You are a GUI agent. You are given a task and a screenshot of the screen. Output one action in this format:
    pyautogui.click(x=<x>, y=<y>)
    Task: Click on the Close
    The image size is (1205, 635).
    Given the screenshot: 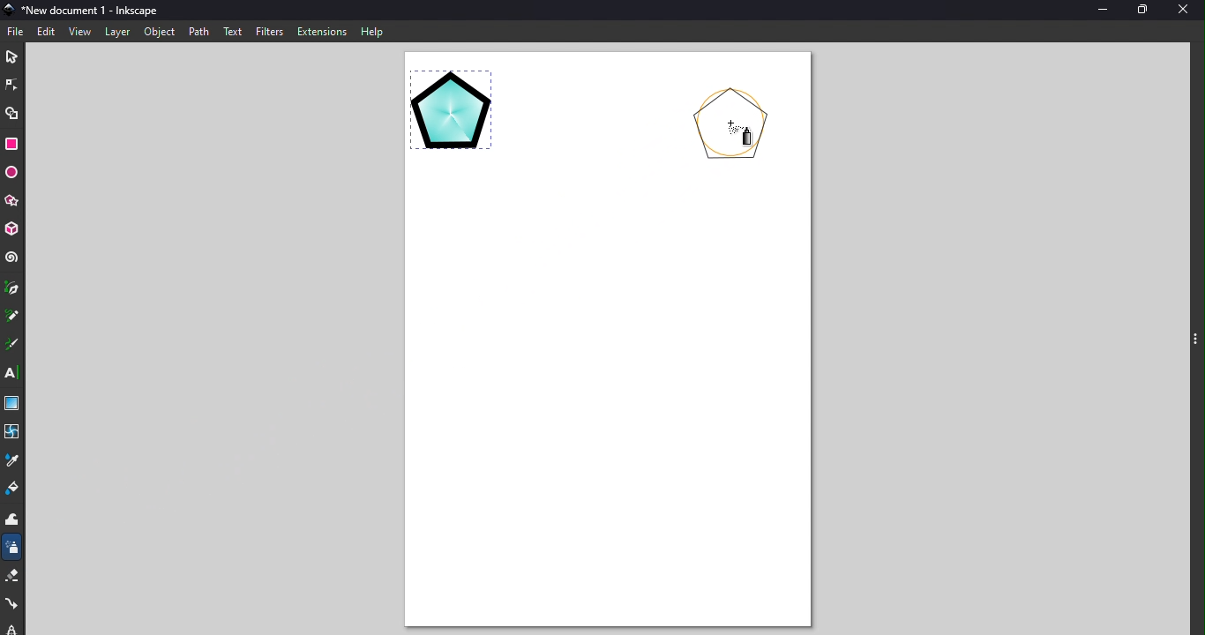 What is the action you would take?
    pyautogui.click(x=1186, y=10)
    